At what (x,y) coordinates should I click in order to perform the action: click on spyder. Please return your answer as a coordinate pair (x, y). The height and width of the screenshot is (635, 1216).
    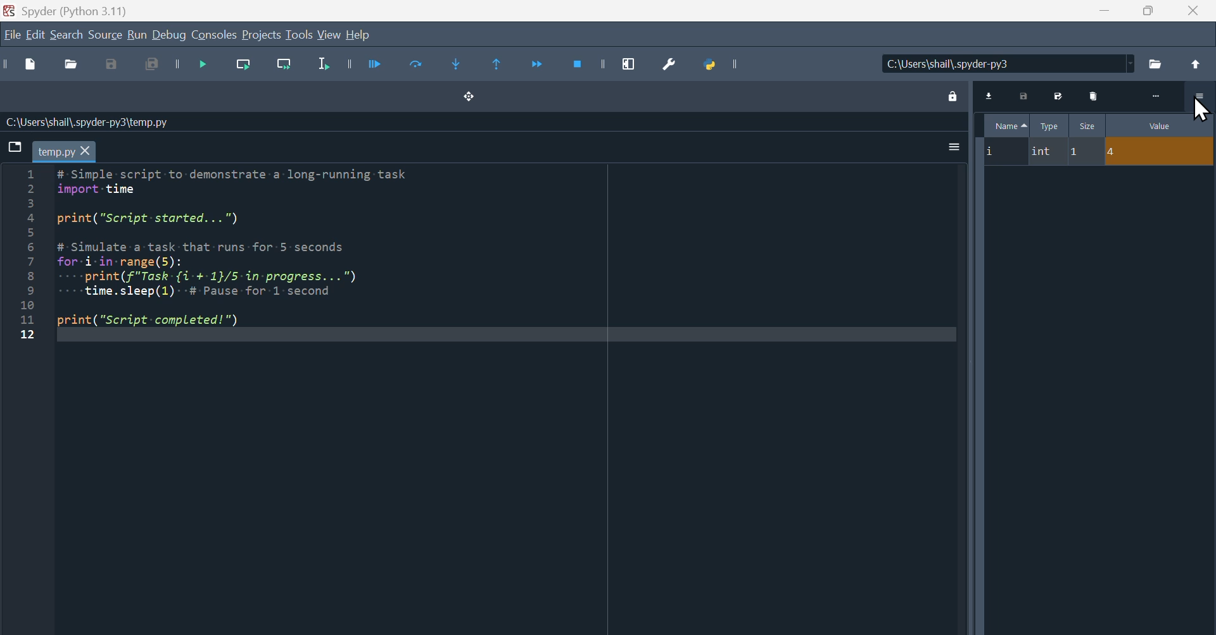
    Looking at the image, I should click on (67, 10).